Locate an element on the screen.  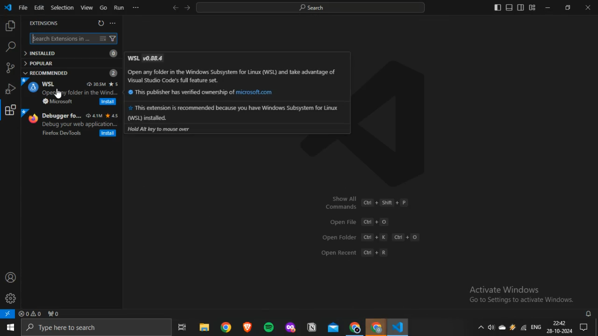
POPULAR is located at coordinates (41, 63).